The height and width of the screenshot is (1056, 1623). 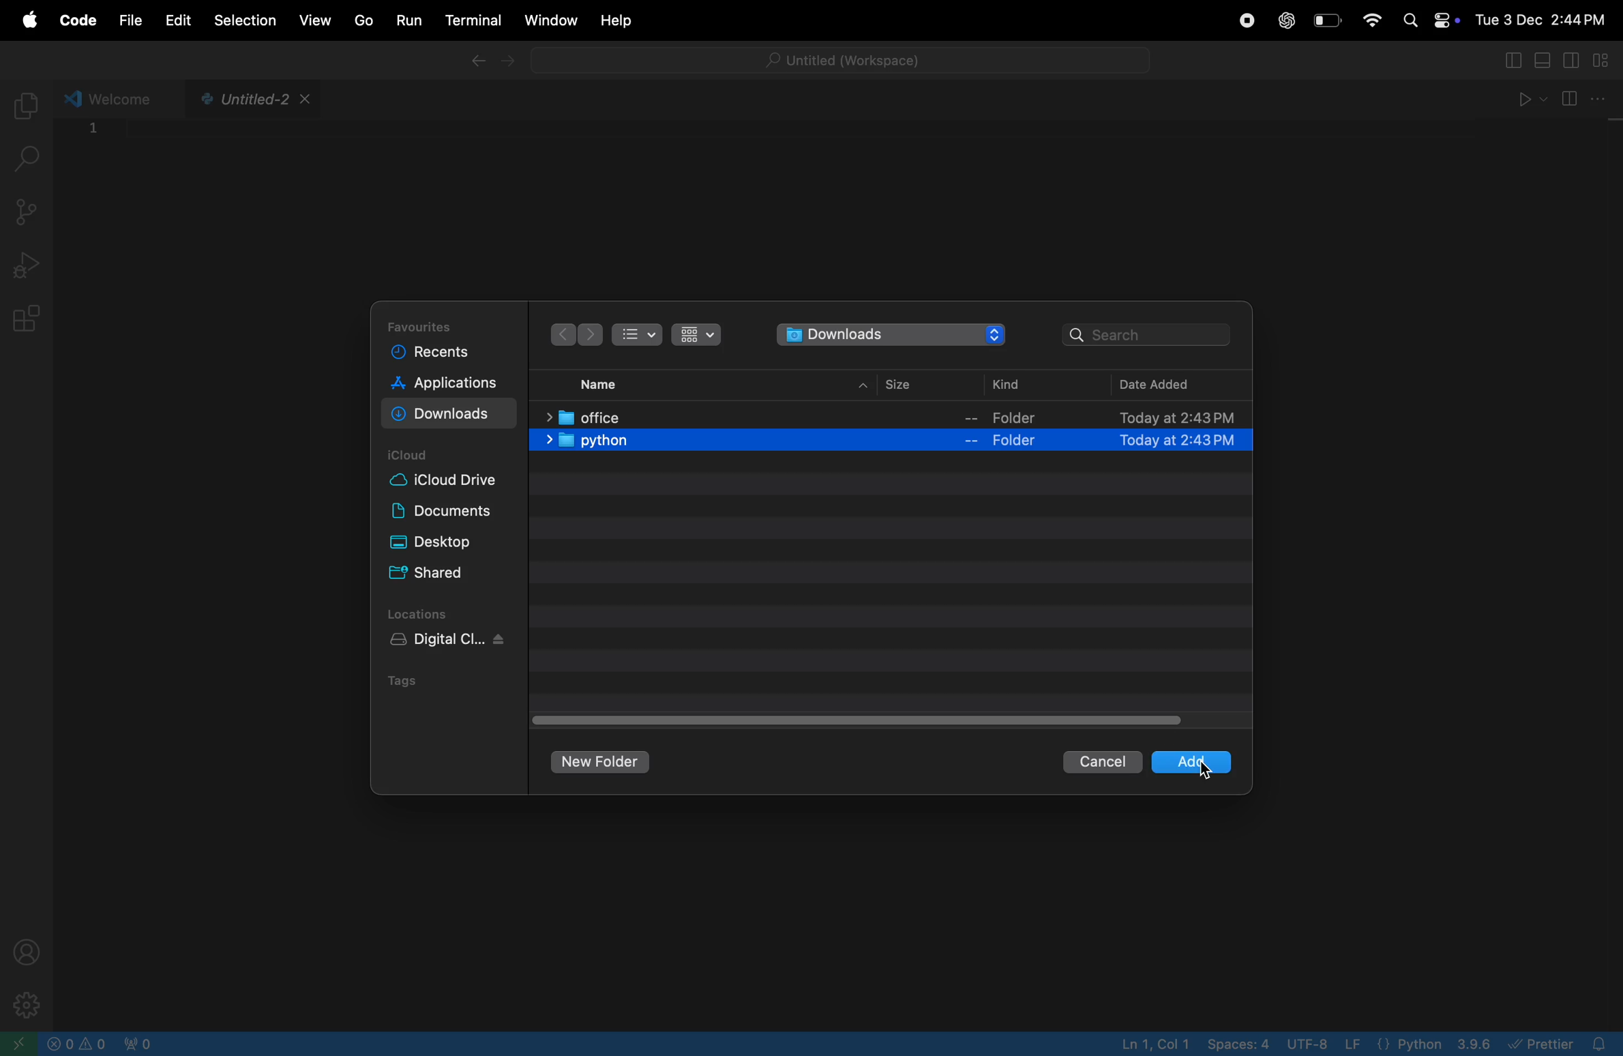 I want to click on recents, so click(x=445, y=354).